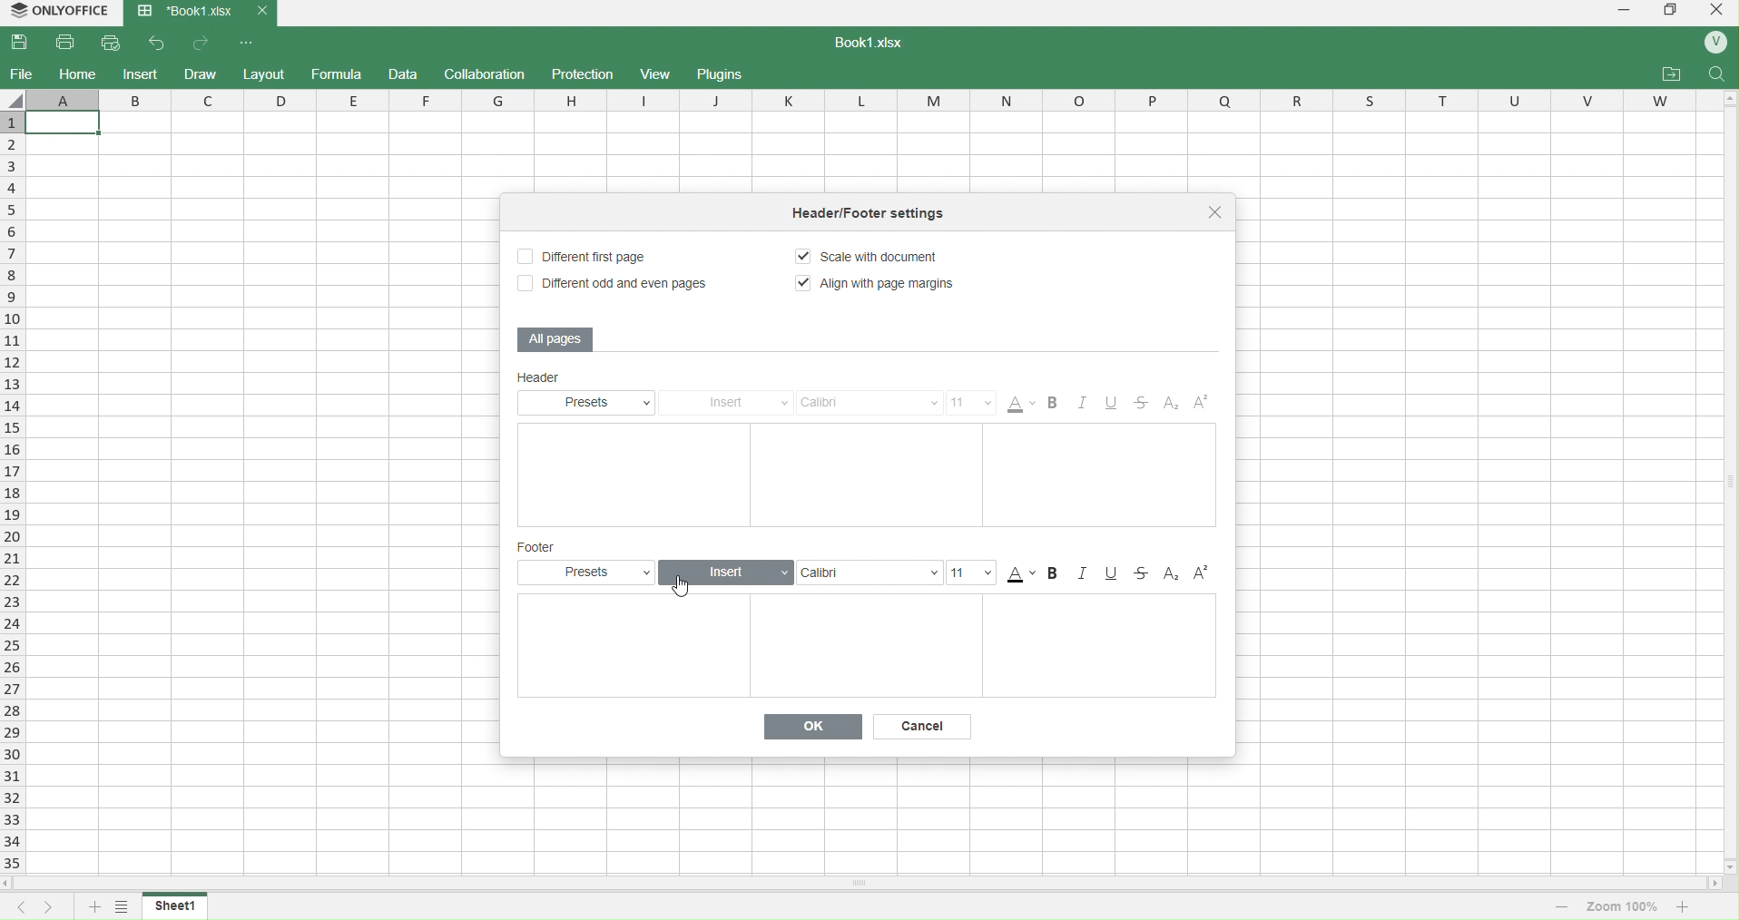 This screenshot has width=1739, height=920. Describe the element at coordinates (183, 13) in the screenshot. I see `Book1.xlsx` at that location.